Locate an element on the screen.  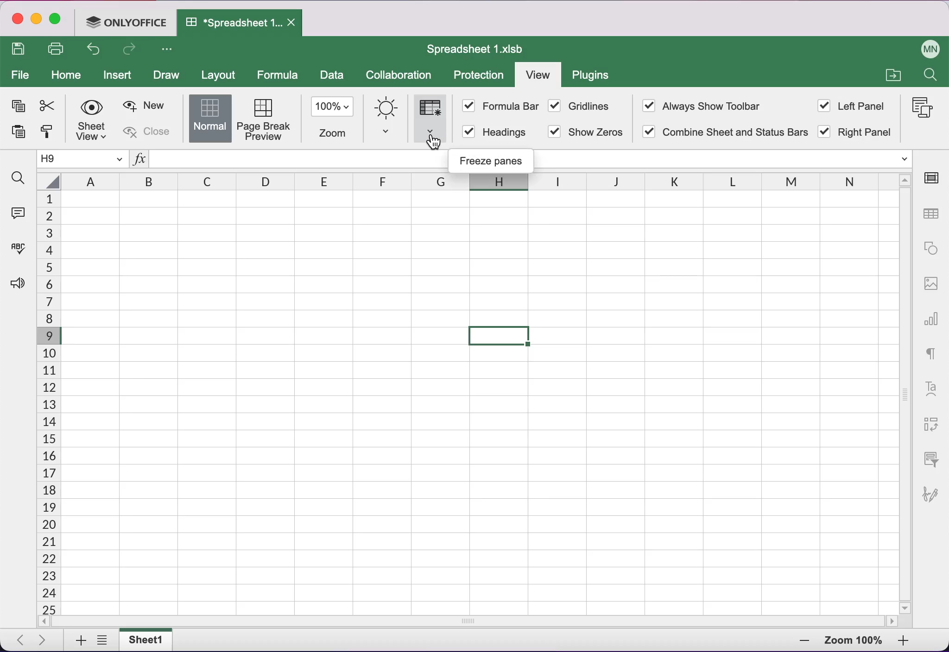
copy style is located at coordinates (50, 134).